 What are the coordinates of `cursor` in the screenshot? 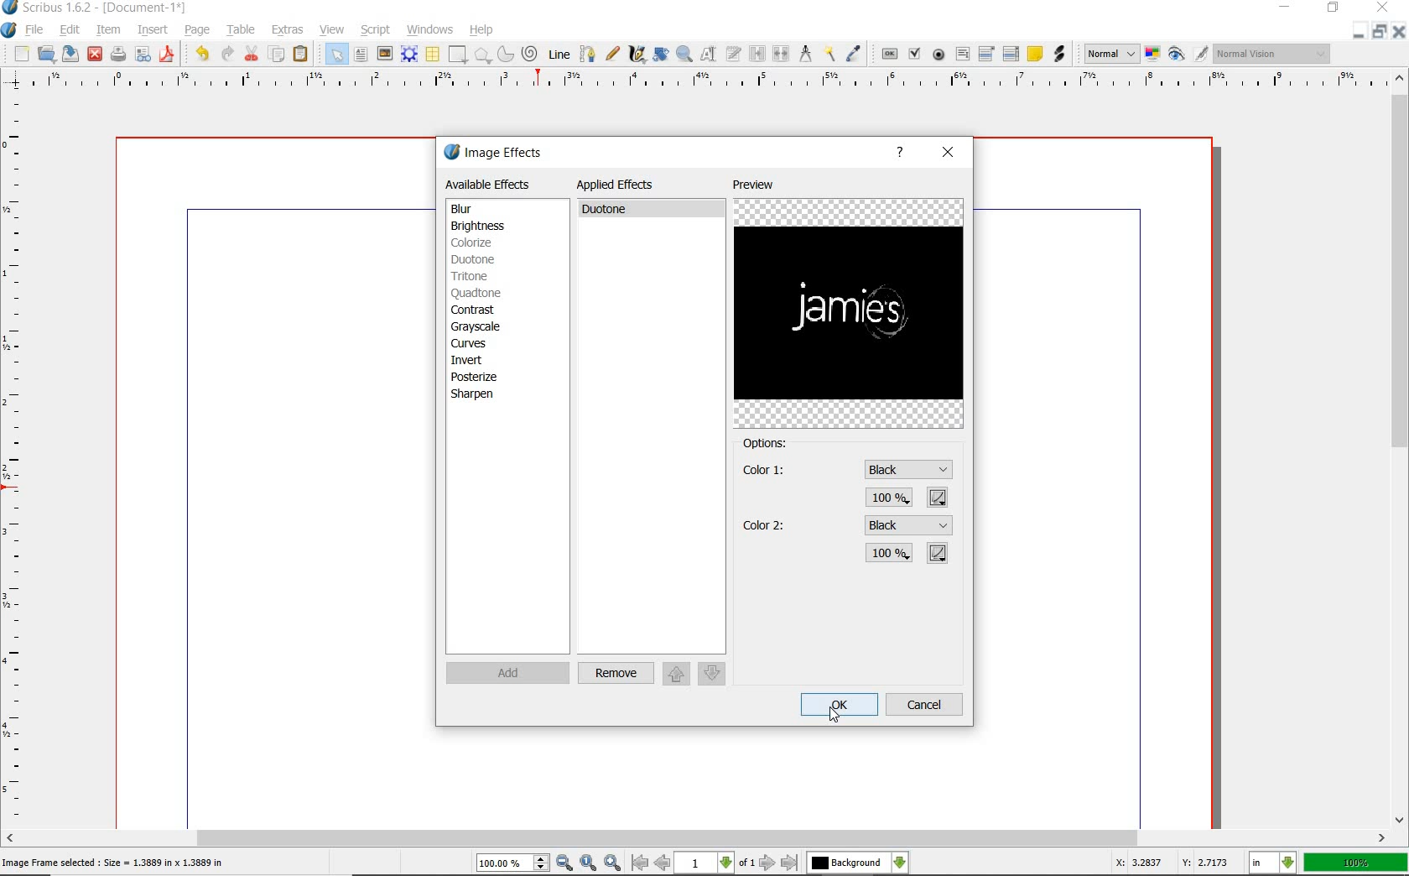 It's located at (835, 715).